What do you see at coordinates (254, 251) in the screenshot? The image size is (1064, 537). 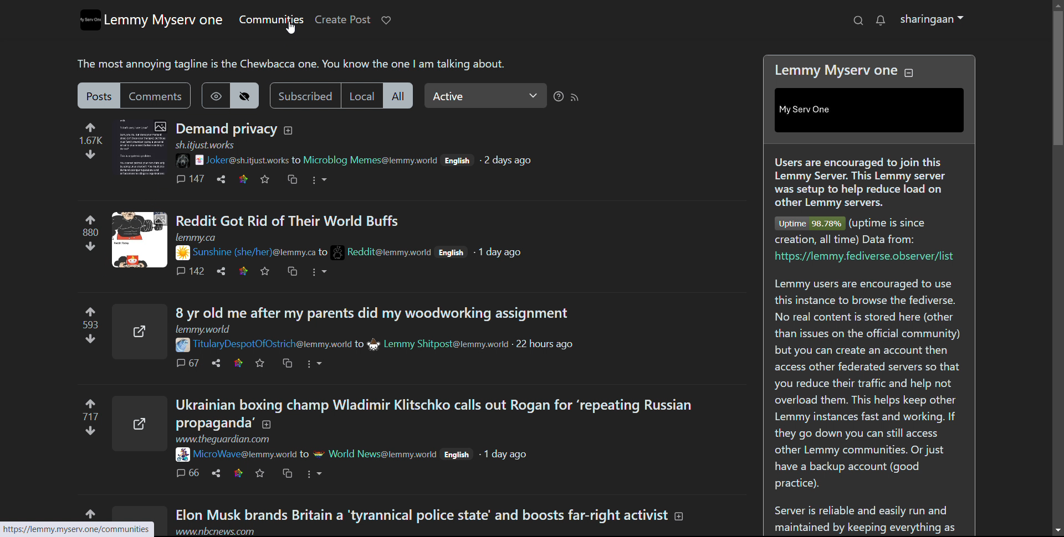 I see `username` at bounding box center [254, 251].